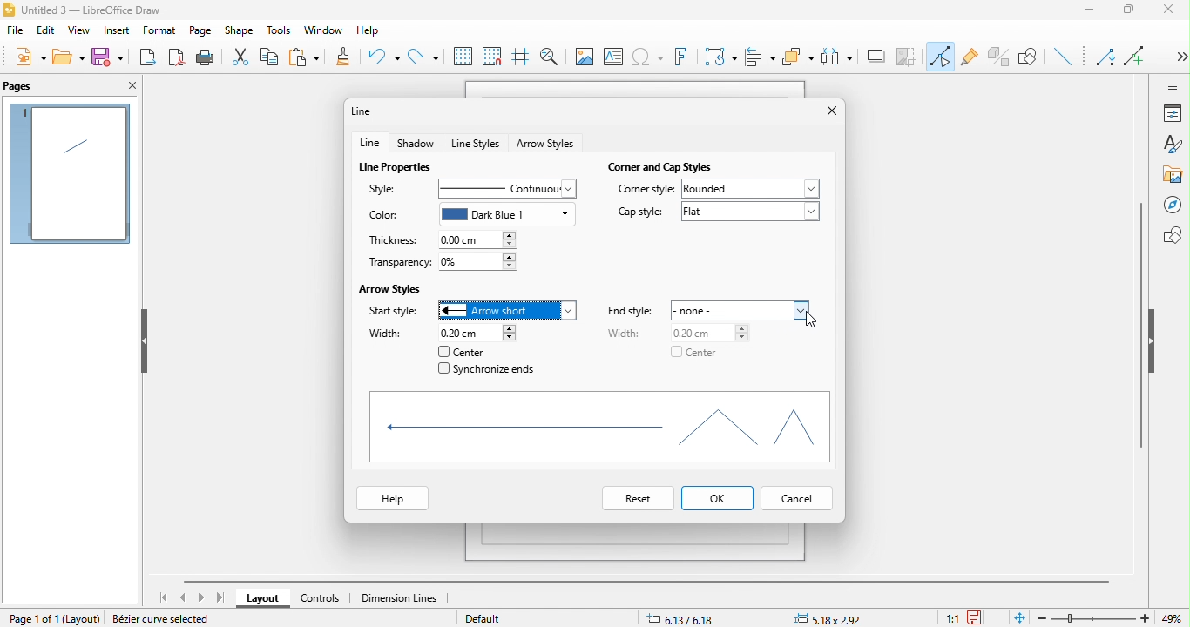 The height and width of the screenshot is (627, 1190). What do you see at coordinates (999, 56) in the screenshot?
I see `toggle extrusion` at bounding box center [999, 56].